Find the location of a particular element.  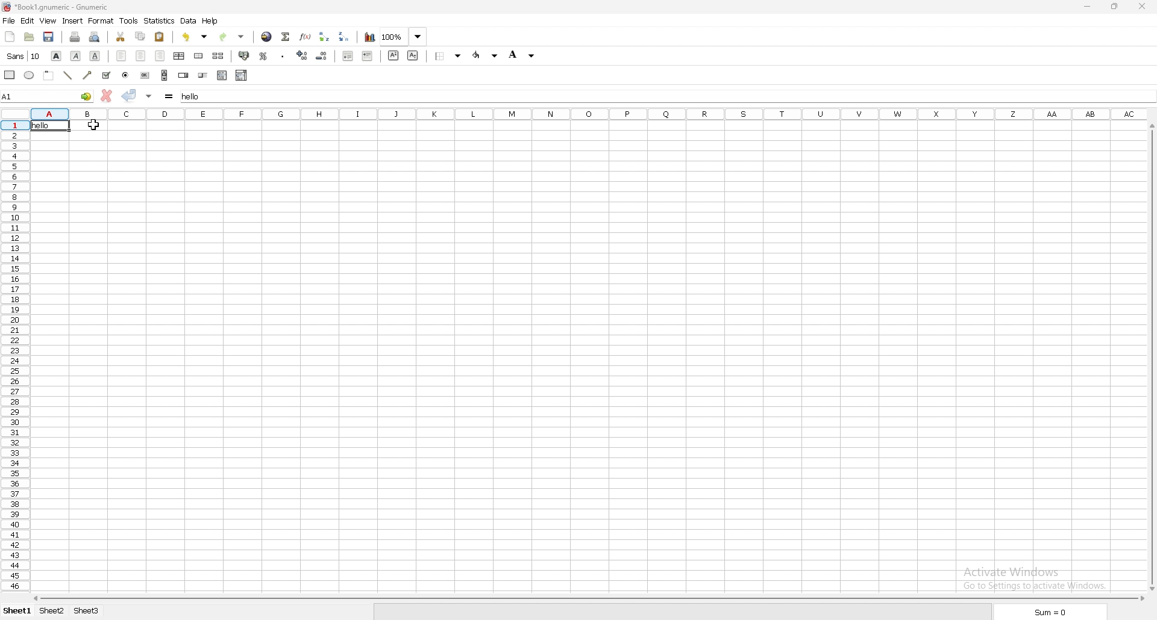

ellipse object is located at coordinates (29, 75).